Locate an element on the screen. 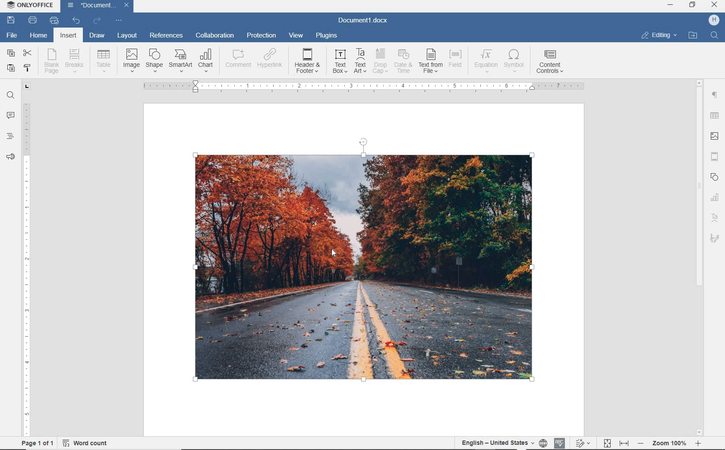 The width and height of the screenshot is (725, 450). feedback & support is located at coordinates (11, 156).